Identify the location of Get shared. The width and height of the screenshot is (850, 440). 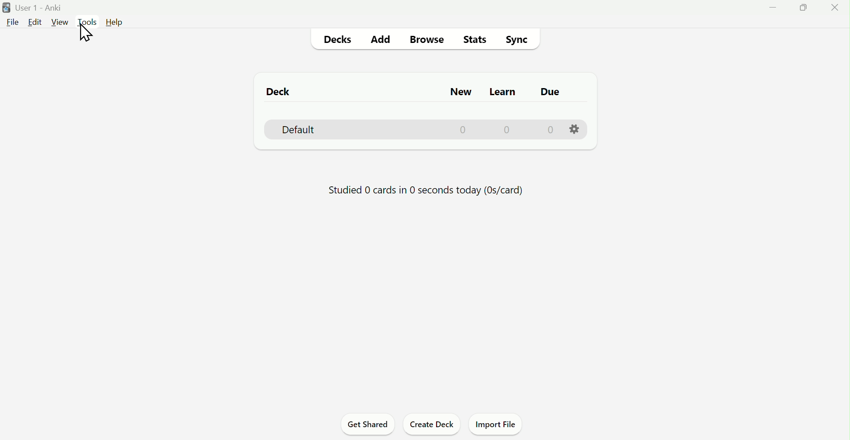
(366, 425).